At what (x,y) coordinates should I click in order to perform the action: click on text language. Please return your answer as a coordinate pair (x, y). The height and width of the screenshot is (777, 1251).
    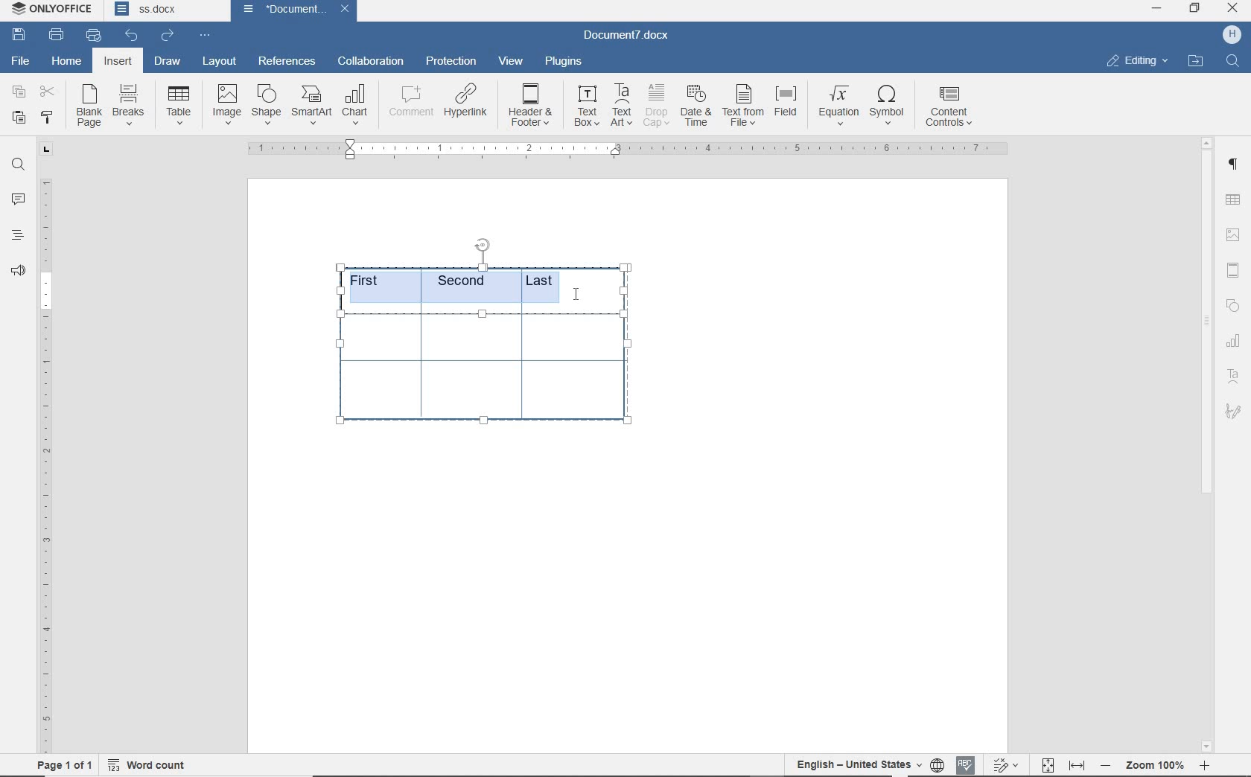
    Looking at the image, I should click on (859, 763).